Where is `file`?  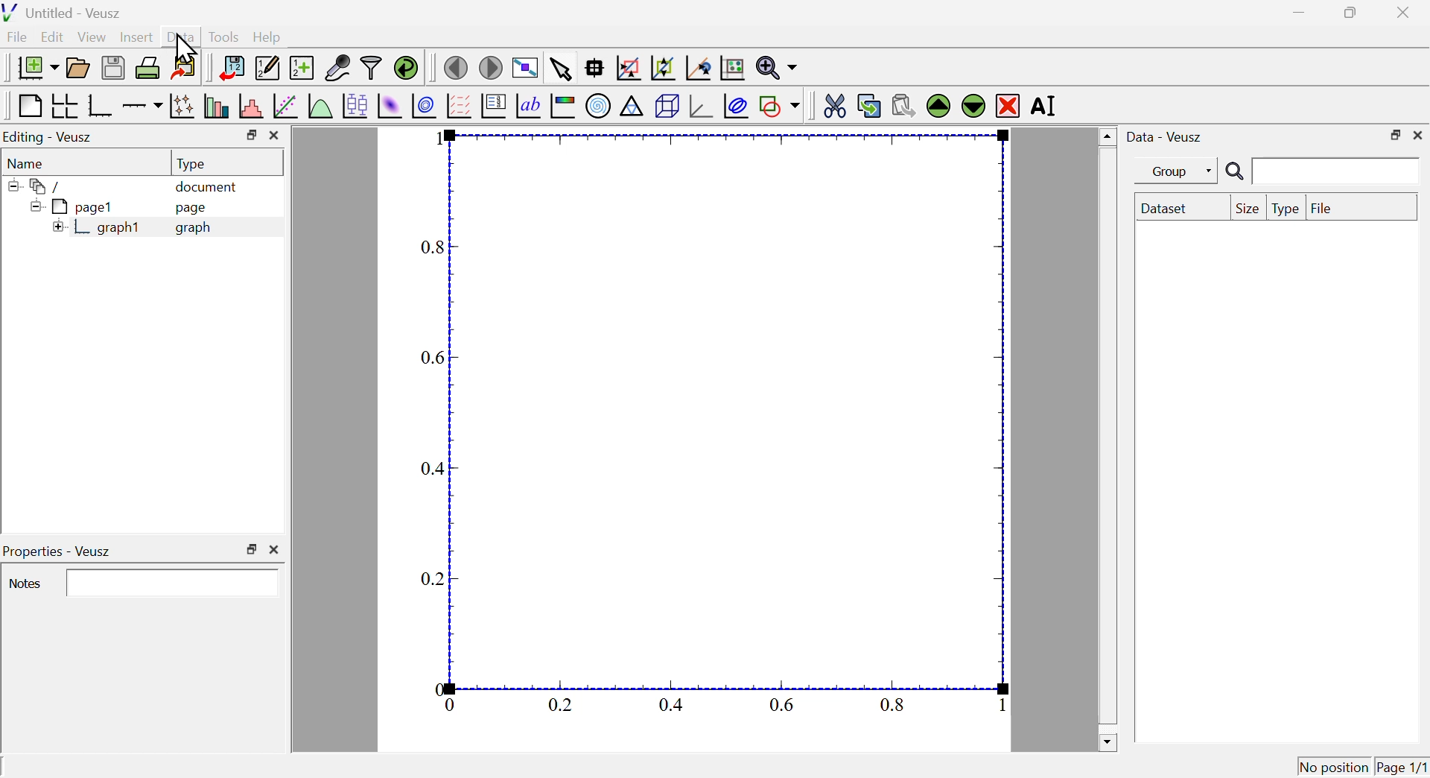
file is located at coordinates (19, 39).